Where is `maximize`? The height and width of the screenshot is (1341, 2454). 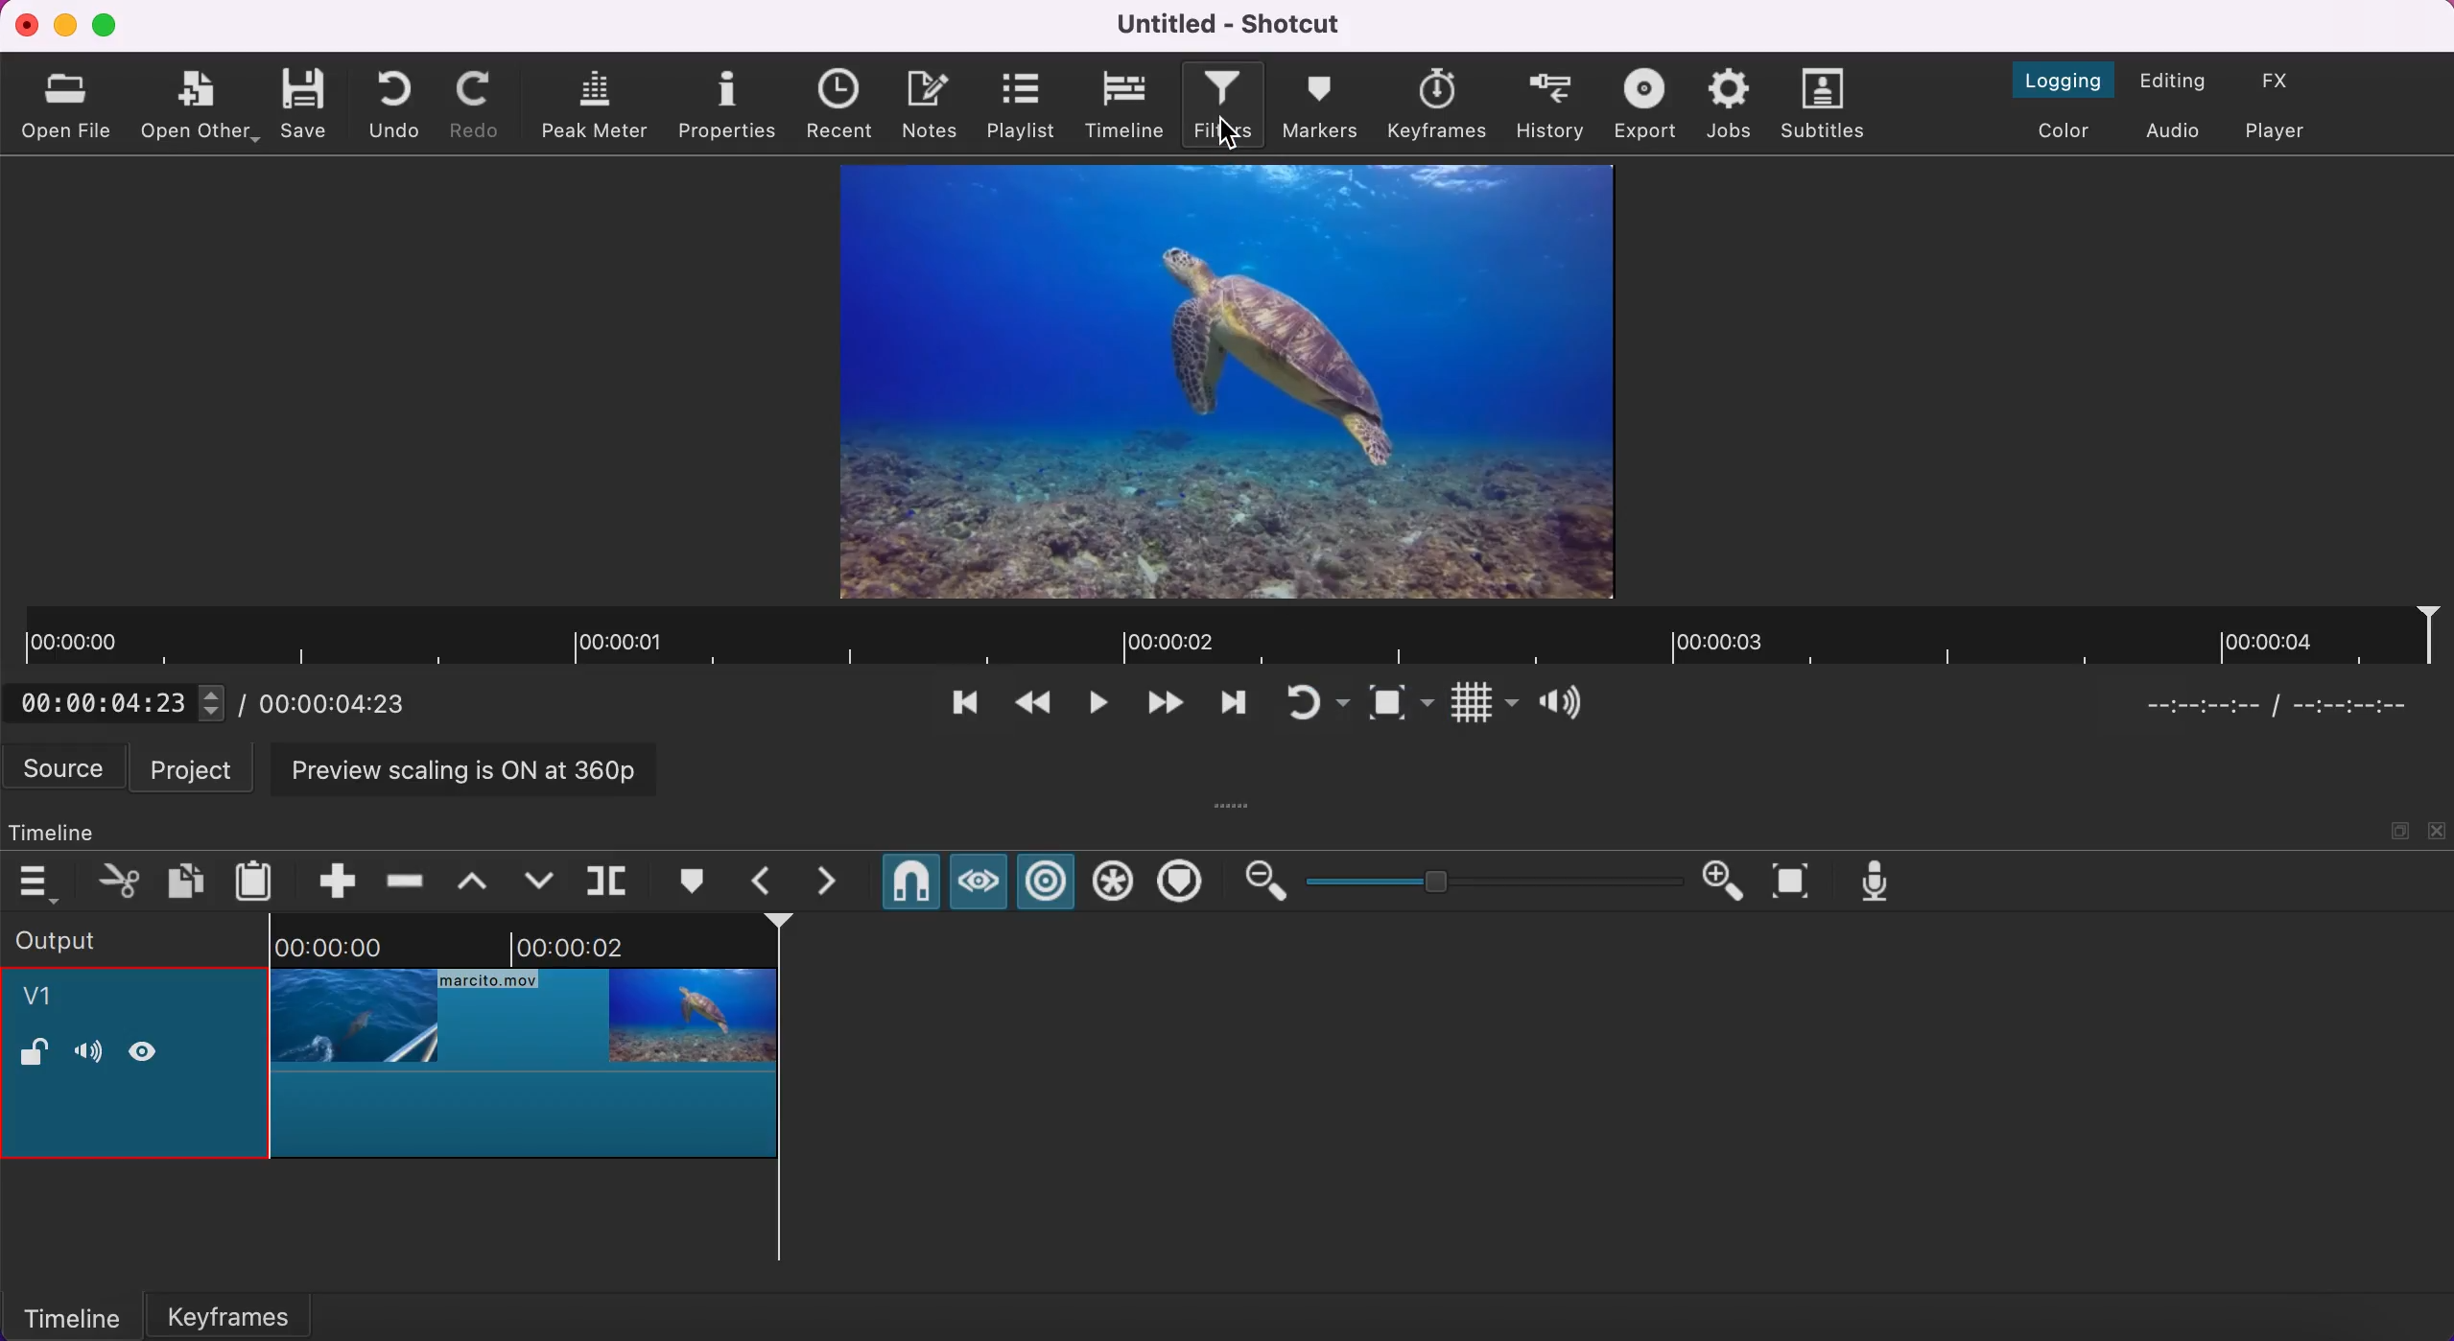 maximize is located at coordinates (2403, 832).